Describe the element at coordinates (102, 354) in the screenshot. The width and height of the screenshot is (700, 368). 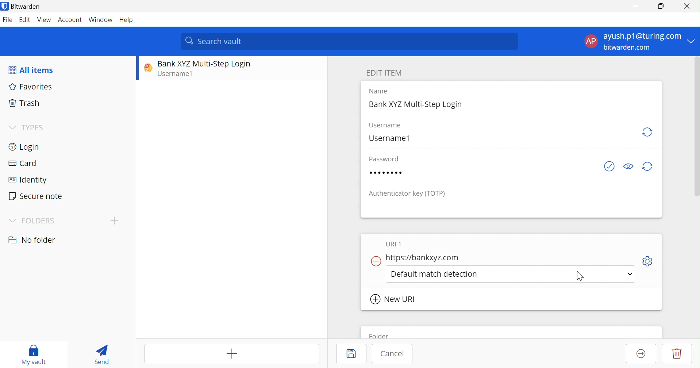
I see `Send` at that location.